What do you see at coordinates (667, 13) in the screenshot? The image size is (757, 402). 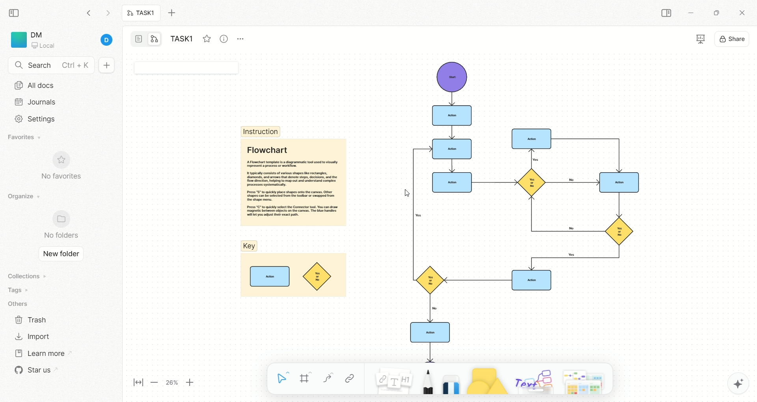 I see `COLLAPSE SIDEBAR` at bounding box center [667, 13].